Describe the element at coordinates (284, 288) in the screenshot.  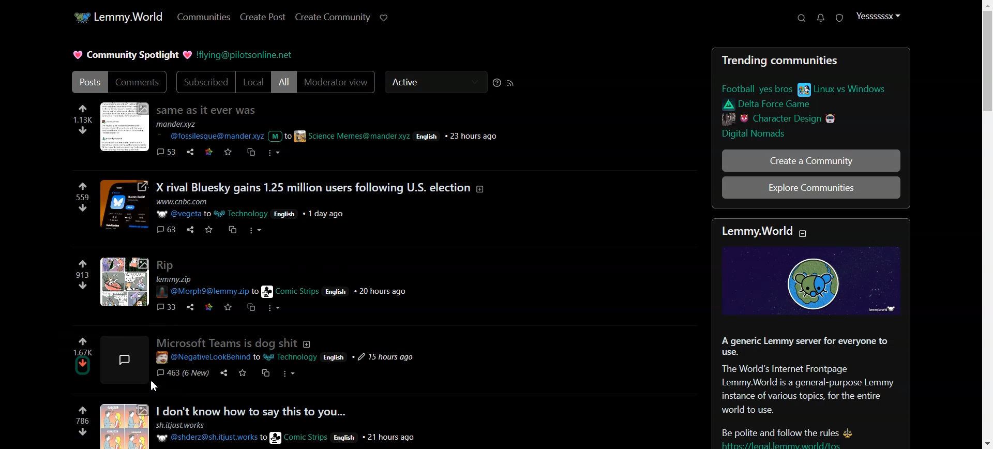
I see `post details` at that location.